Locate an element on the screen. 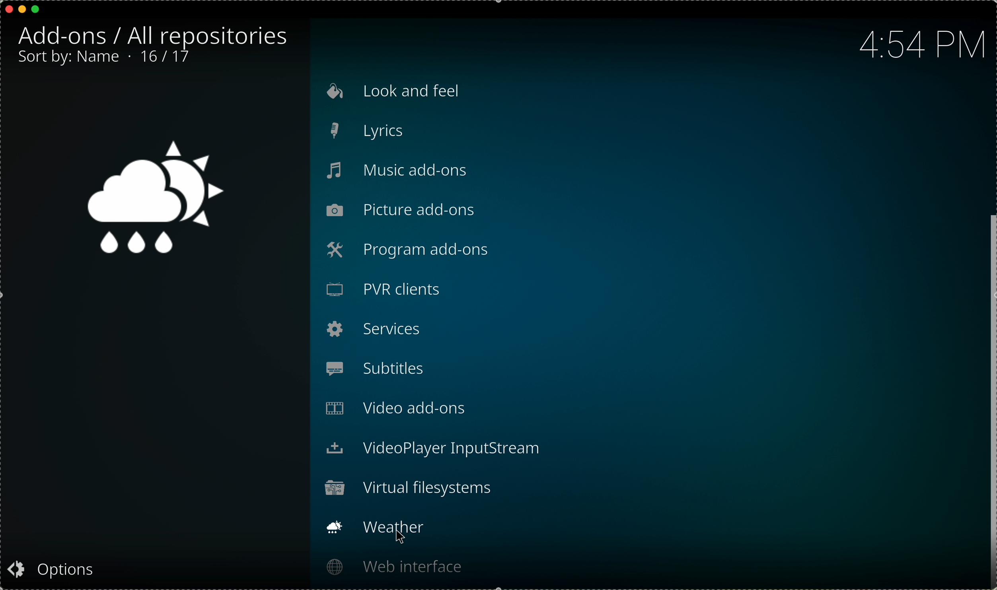 This screenshot has height=590, width=997. virtual filesystems is located at coordinates (410, 489).